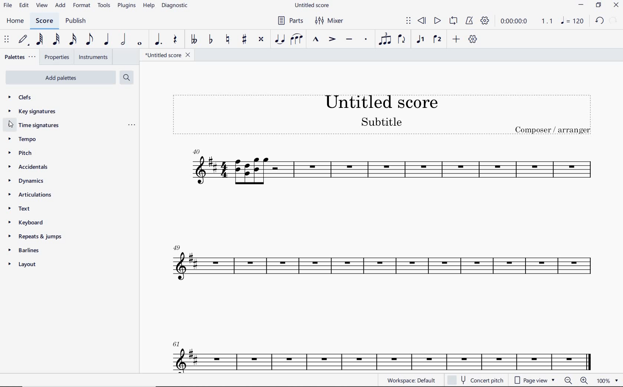 This screenshot has width=623, height=387. What do you see at coordinates (599, 20) in the screenshot?
I see `UNDO` at bounding box center [599, 20].